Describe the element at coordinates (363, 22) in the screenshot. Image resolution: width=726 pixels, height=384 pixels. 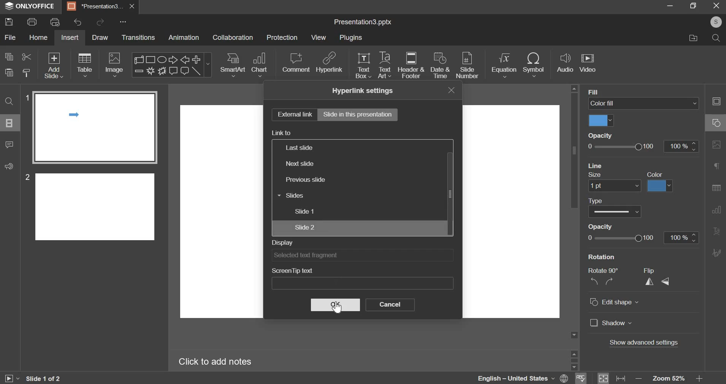
I see `presentation name` at that location.